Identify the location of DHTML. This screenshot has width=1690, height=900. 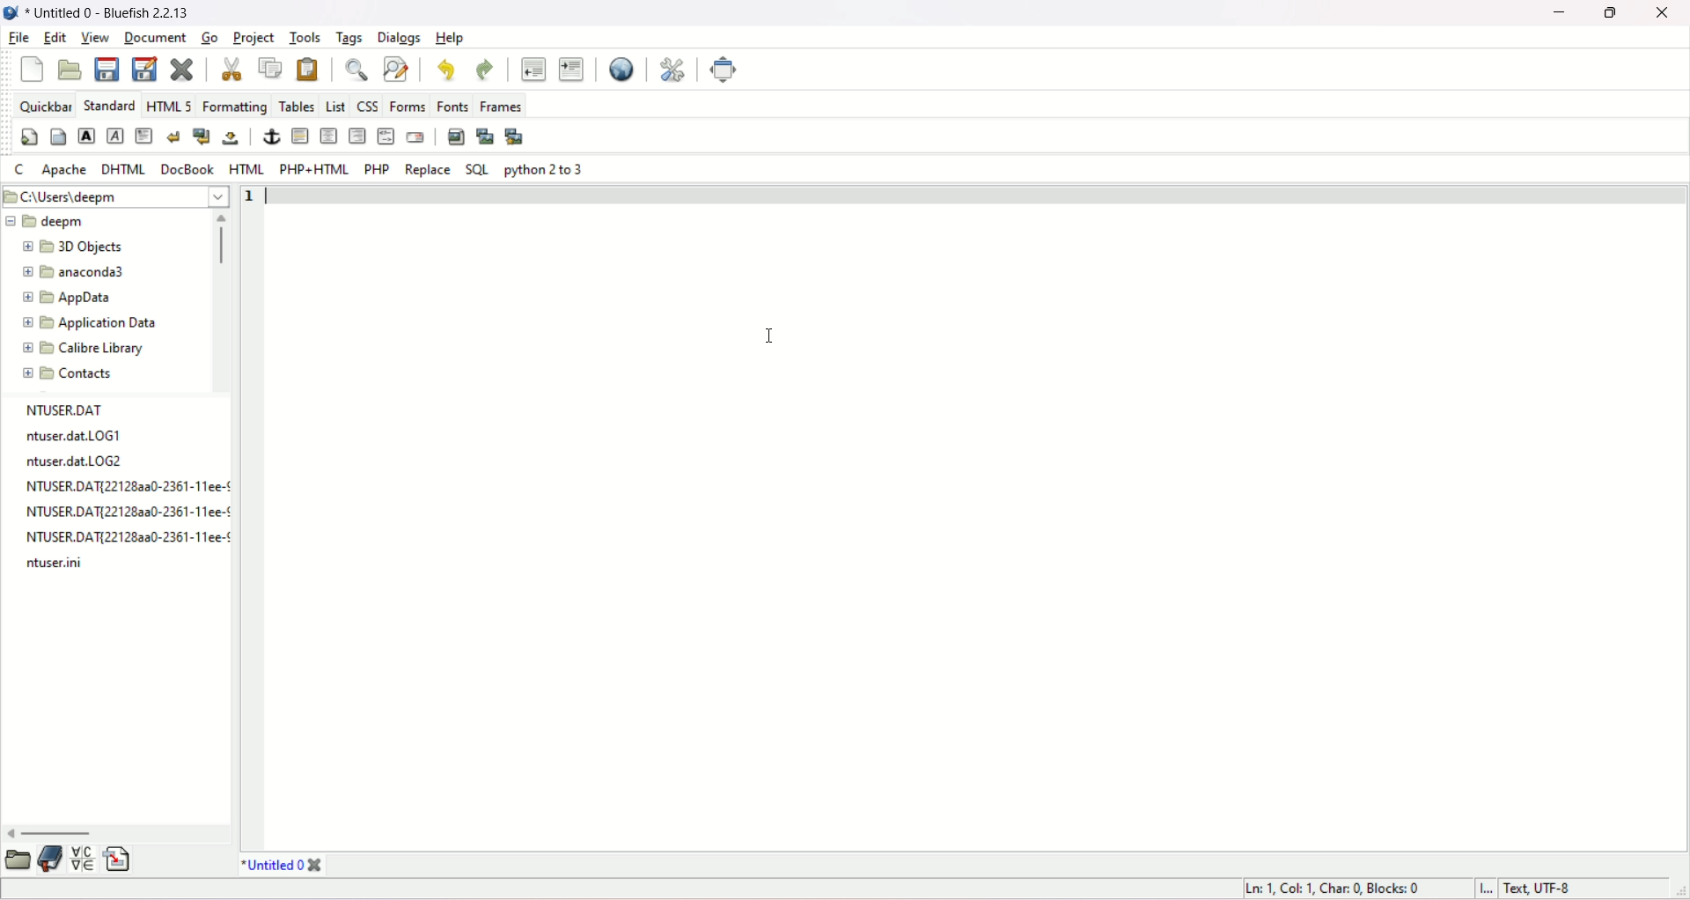
(125, 170).